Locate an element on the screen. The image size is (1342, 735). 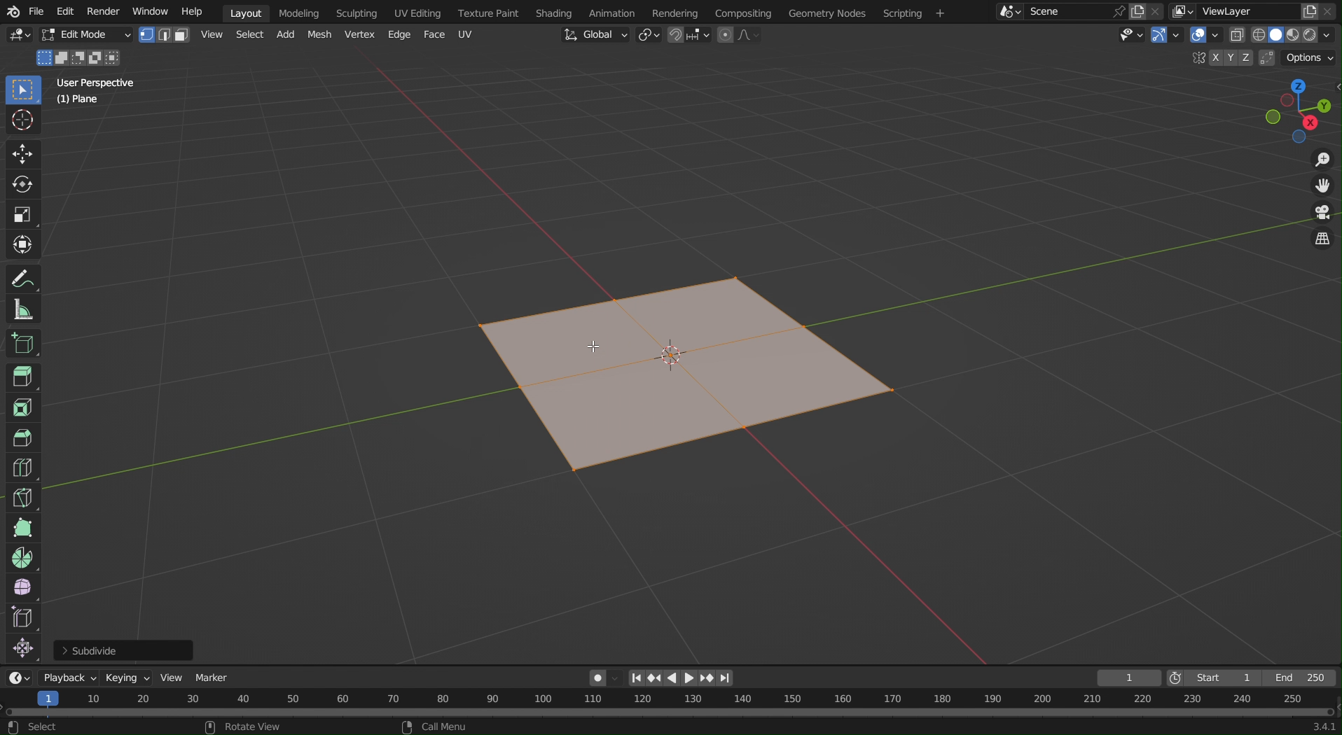
Subdivide is located at coordinates (125, 650).